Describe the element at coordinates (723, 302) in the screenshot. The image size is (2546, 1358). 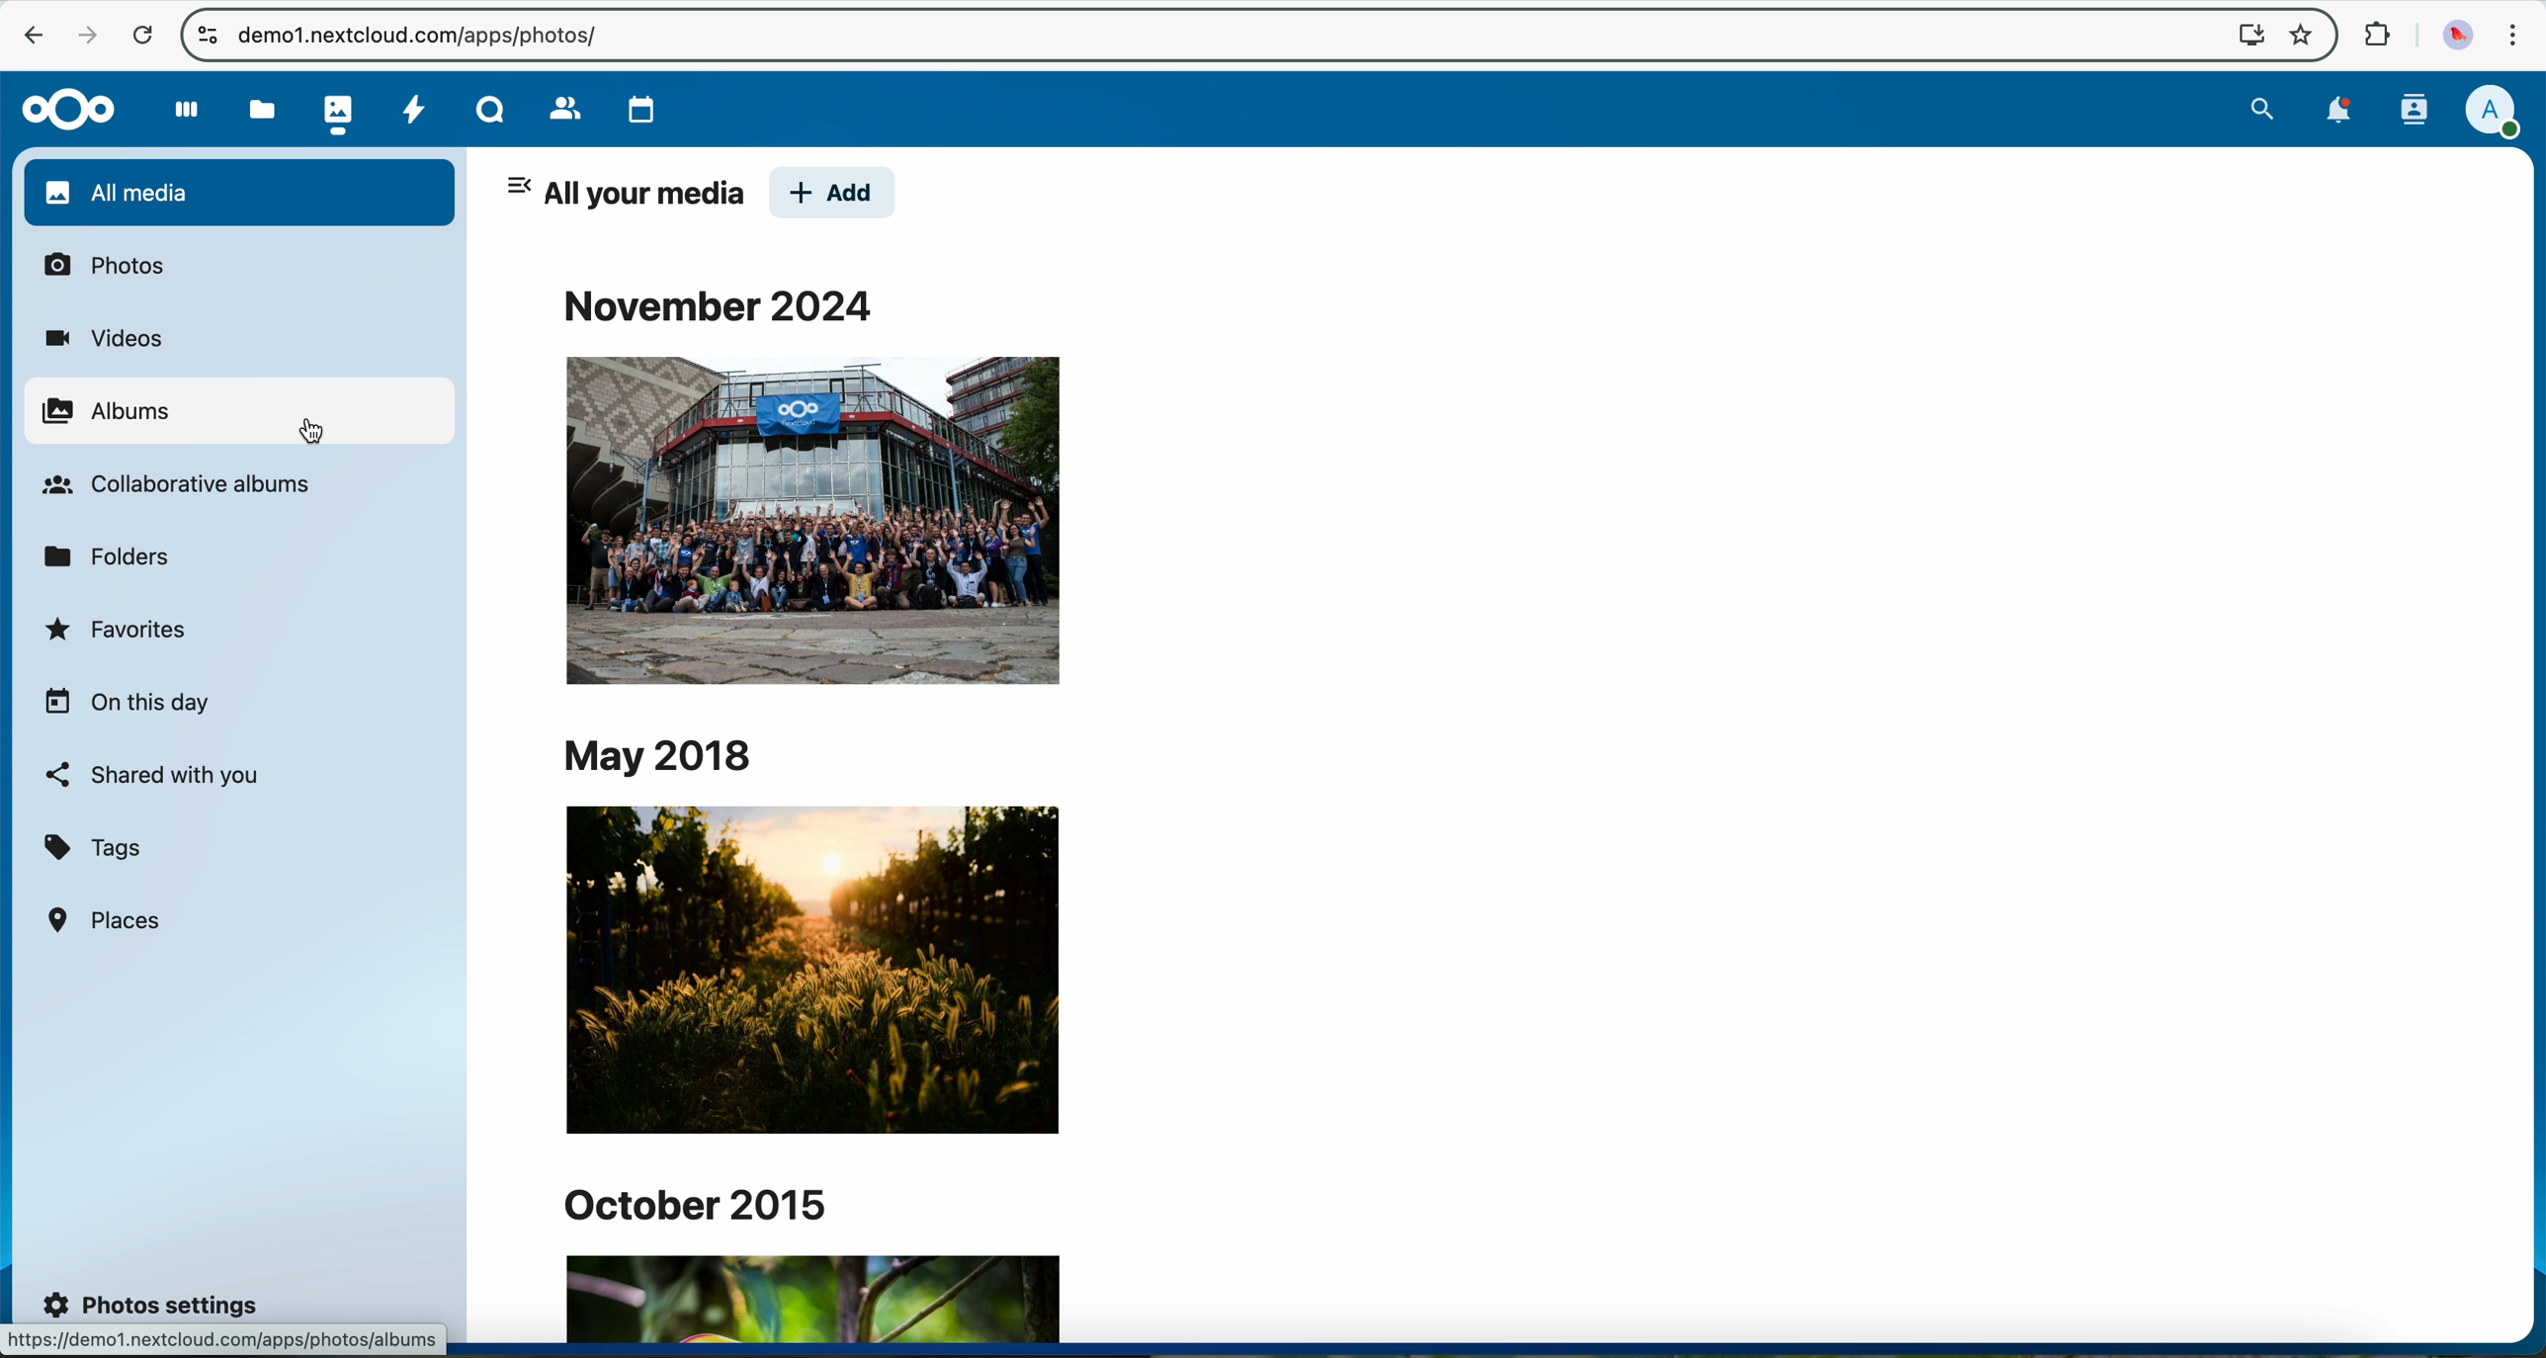
I see `november 2024` at that location.